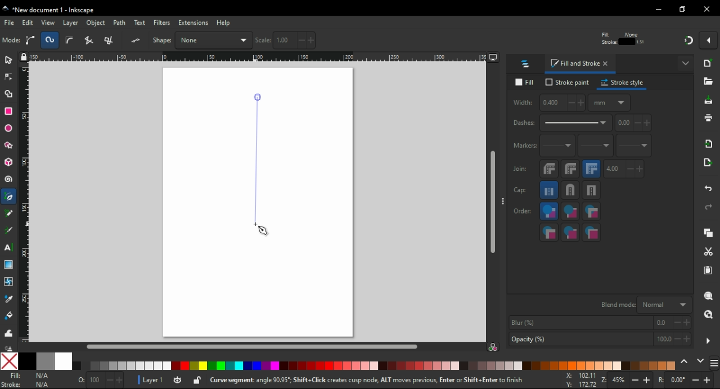 The height and width of the screenshot is (389, 720). Describe the element at coordinates (570, 232) in the screenshot. I see `stroke markers` at that location.